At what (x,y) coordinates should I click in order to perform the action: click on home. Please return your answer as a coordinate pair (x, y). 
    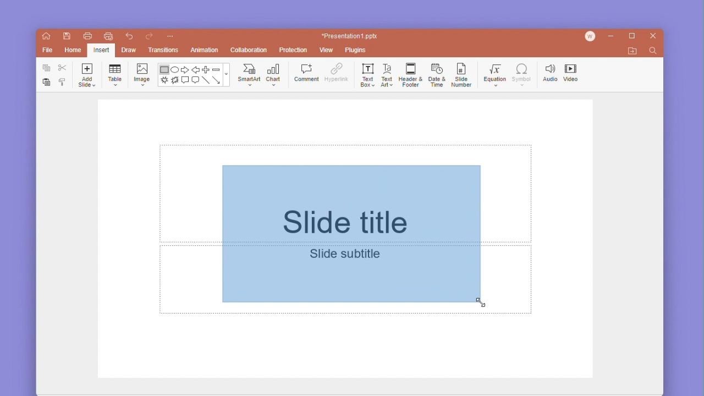
    Looking at the image, I should click on (71, 51).